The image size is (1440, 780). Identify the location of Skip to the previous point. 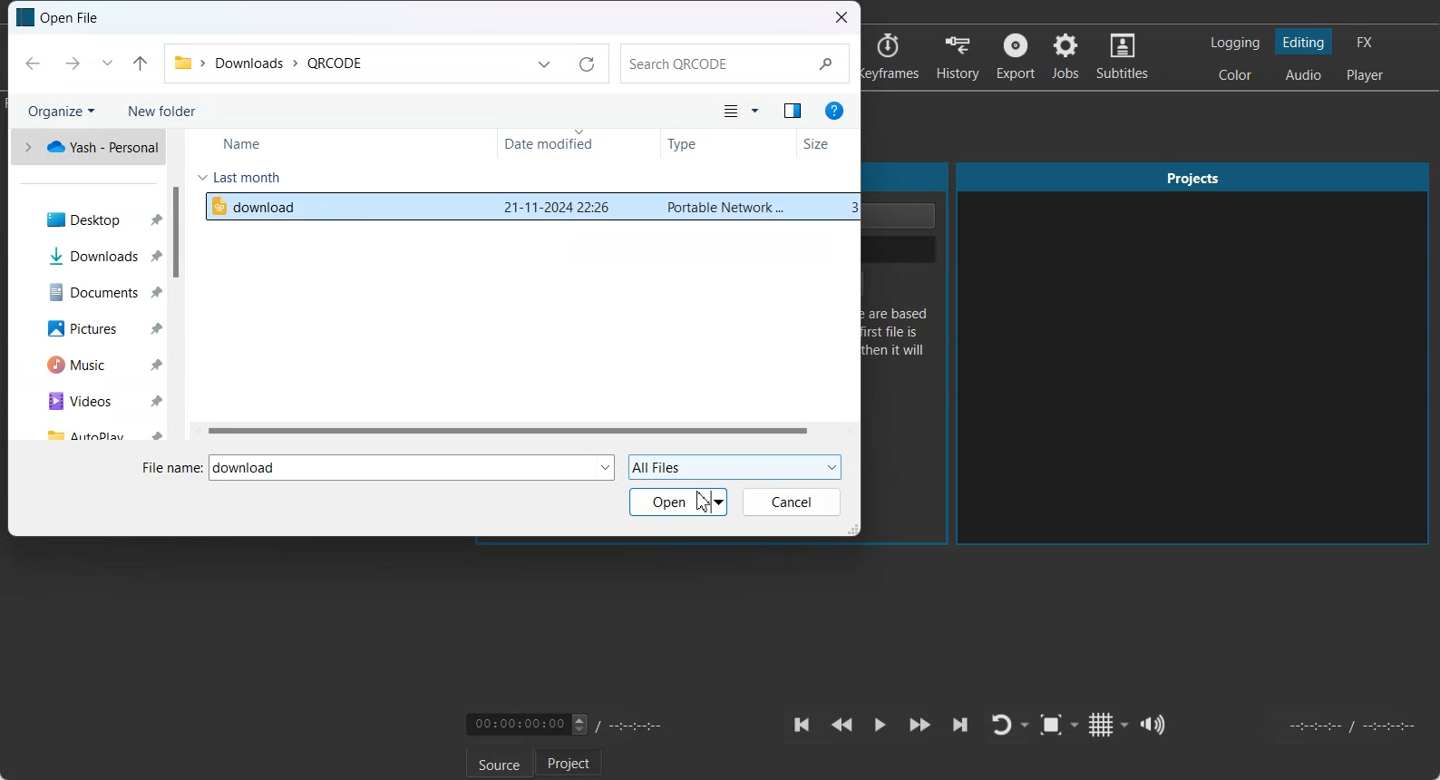
(803, 724).